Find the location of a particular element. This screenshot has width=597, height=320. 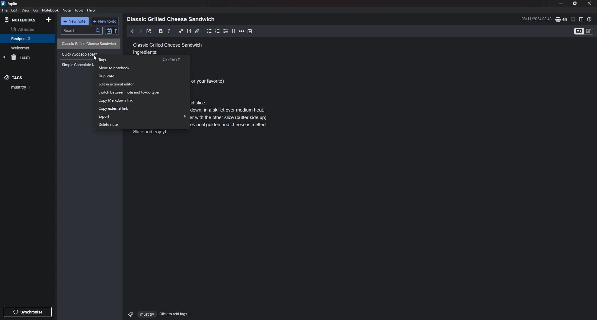

number list is located at coordinates (218, 31).